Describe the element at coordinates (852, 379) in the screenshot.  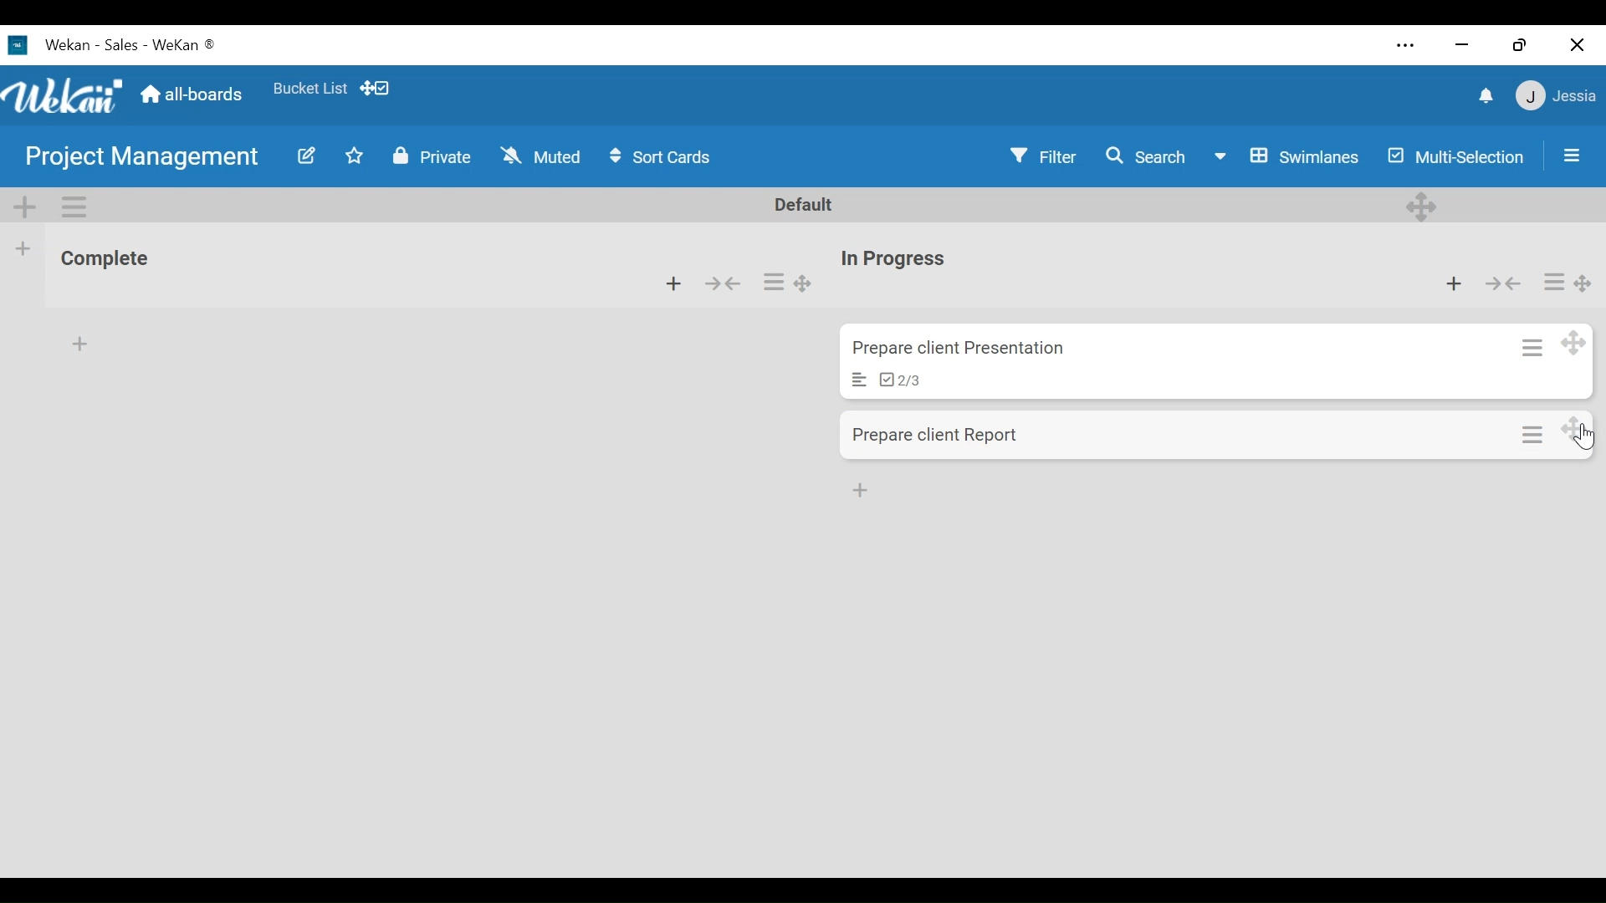
I see `Card Description` at that location.